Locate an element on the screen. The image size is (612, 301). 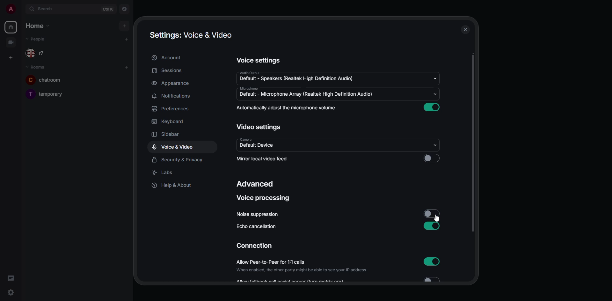
notifications is located at coordinates (173, 97).